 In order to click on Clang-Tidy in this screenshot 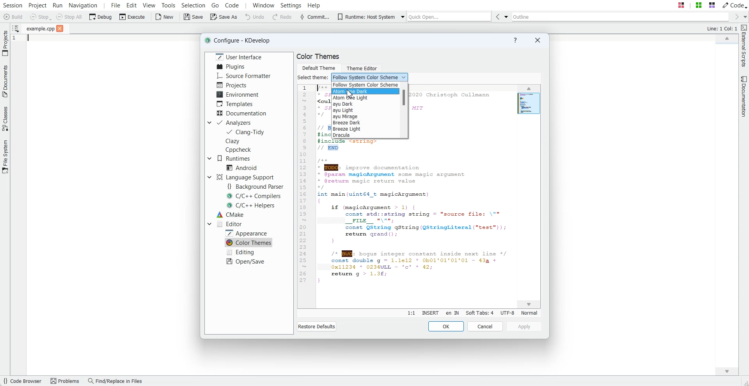, I will do `click(246, 132)`.